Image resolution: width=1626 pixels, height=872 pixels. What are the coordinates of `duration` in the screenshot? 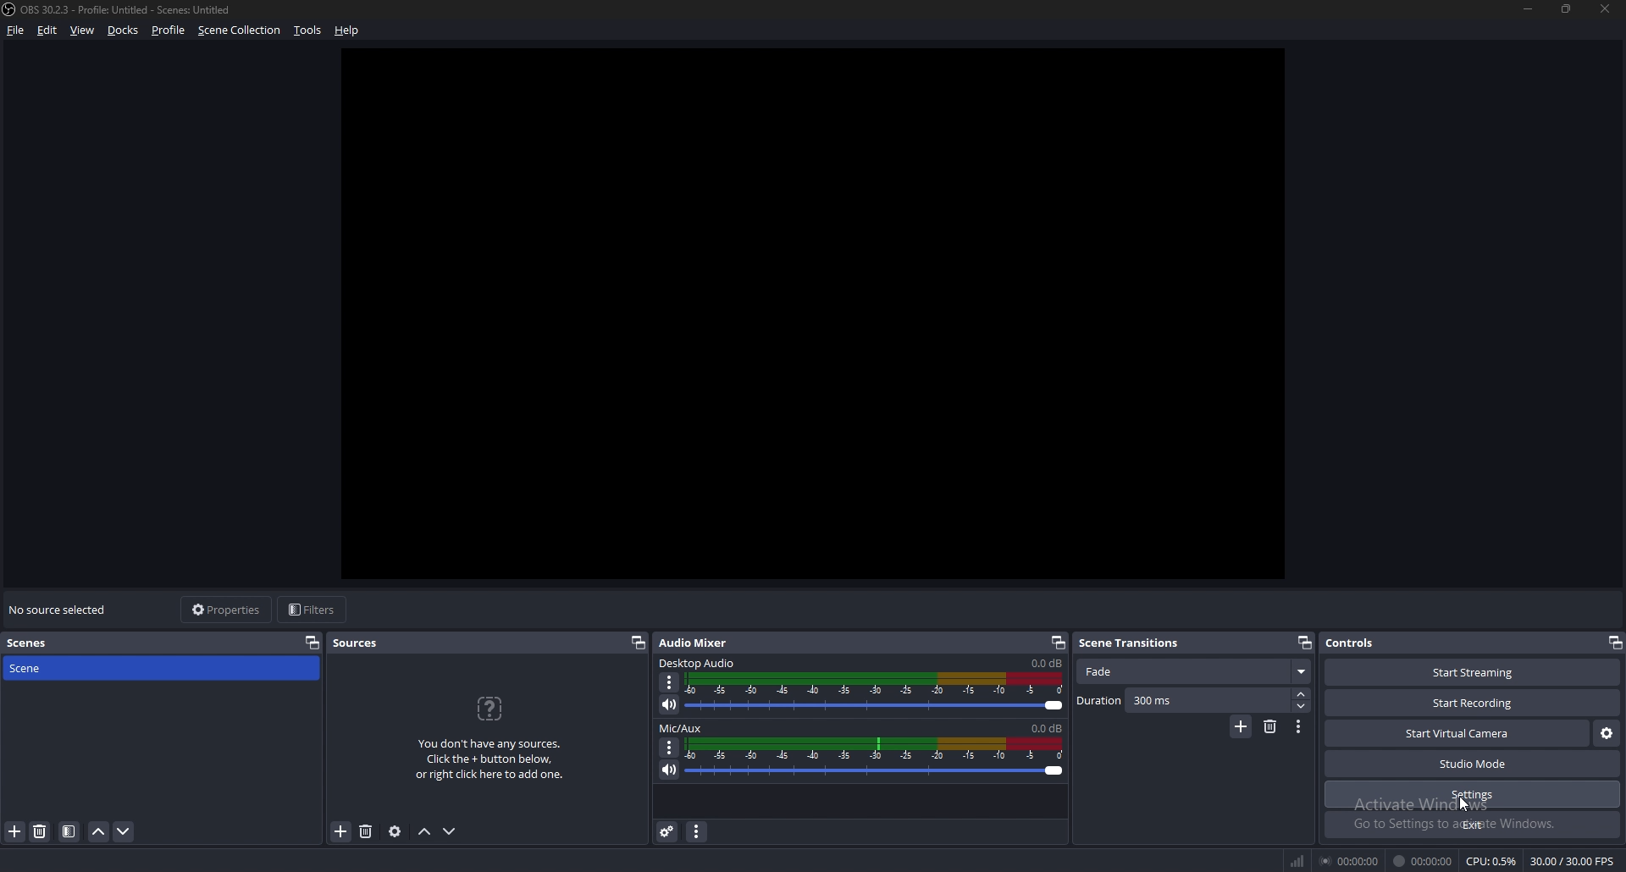 It's located at (1155, 702).